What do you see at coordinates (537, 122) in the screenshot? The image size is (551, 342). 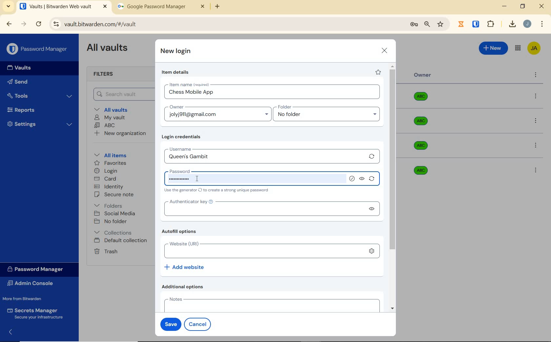 I see `option` at bounding box center [537, 122].